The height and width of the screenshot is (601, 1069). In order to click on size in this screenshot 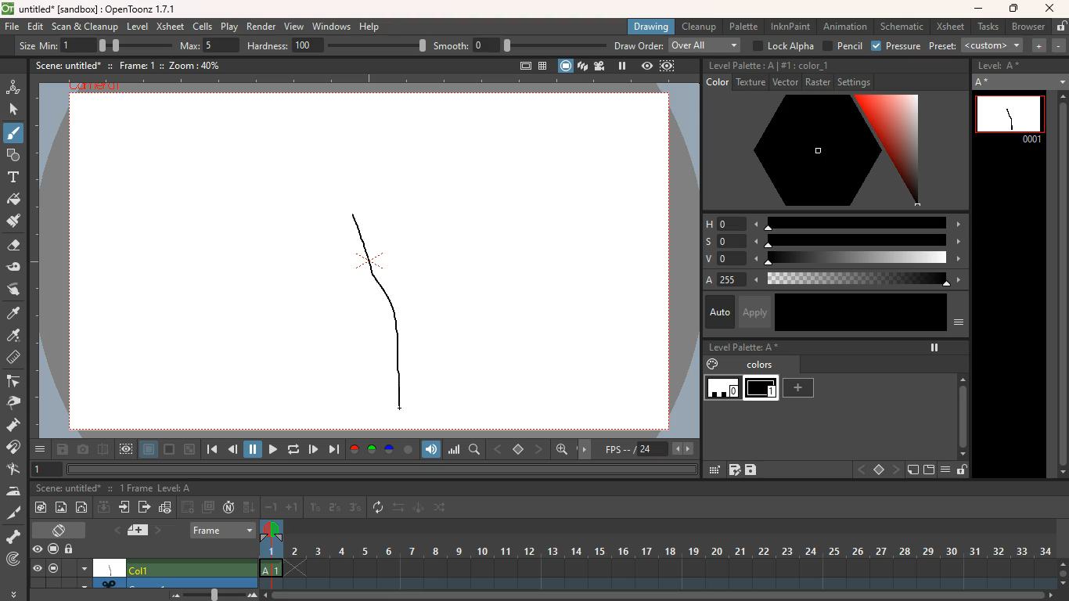, I will do `click(129, 45)`.